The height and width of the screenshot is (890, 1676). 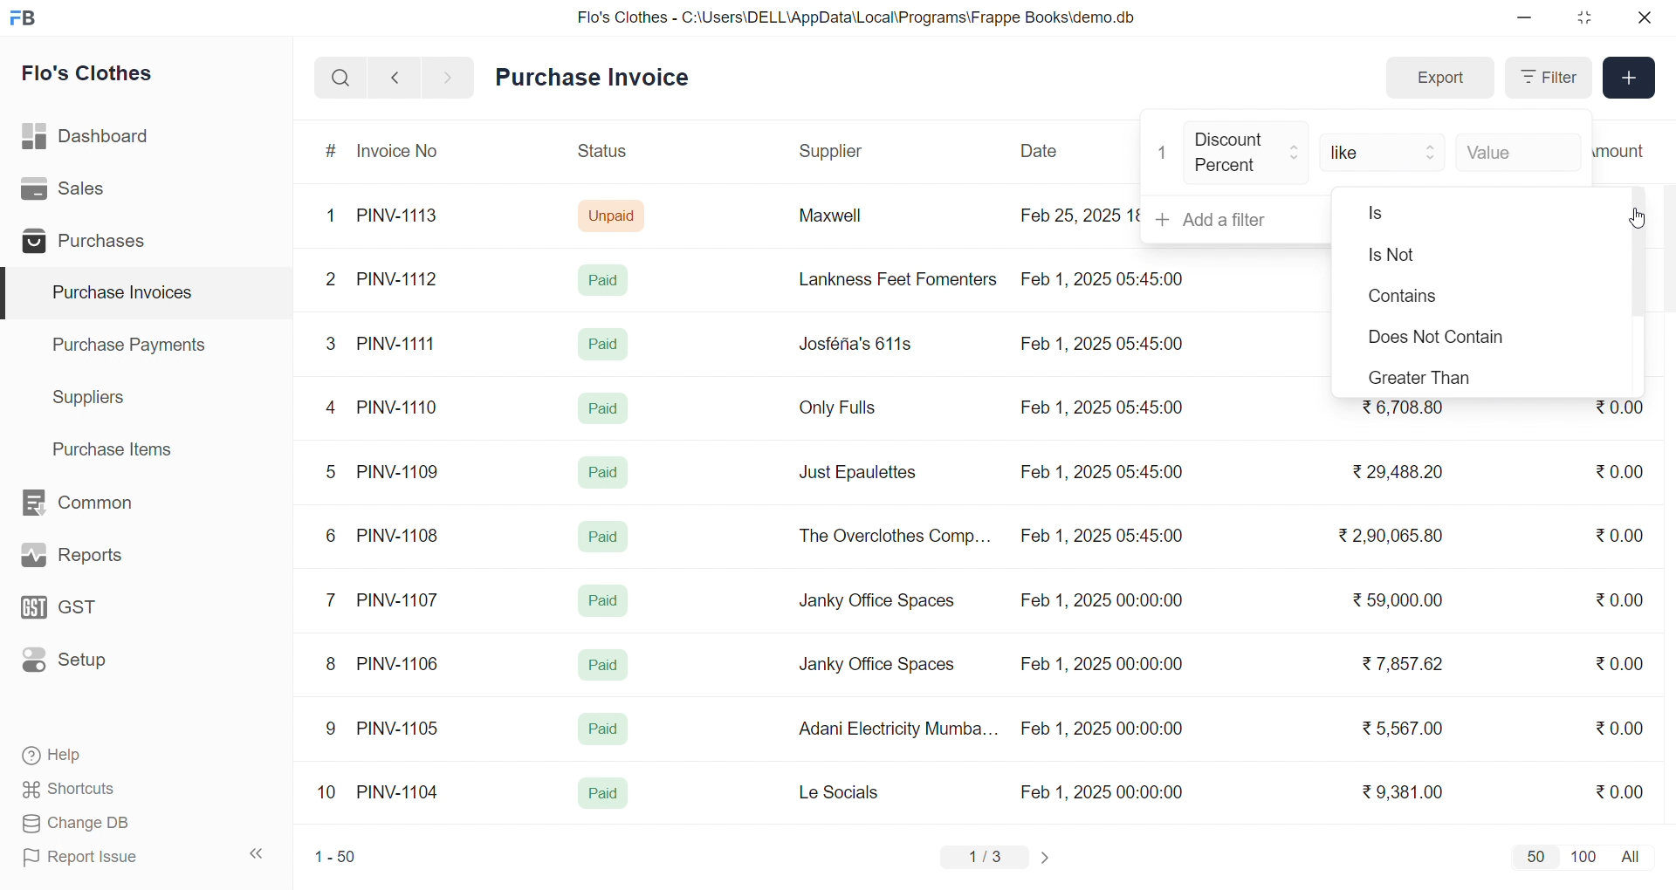 What do you see at coordinates (1425, 298) in the screenshot?
I see `Contains` at bounding box center [1425, 298].